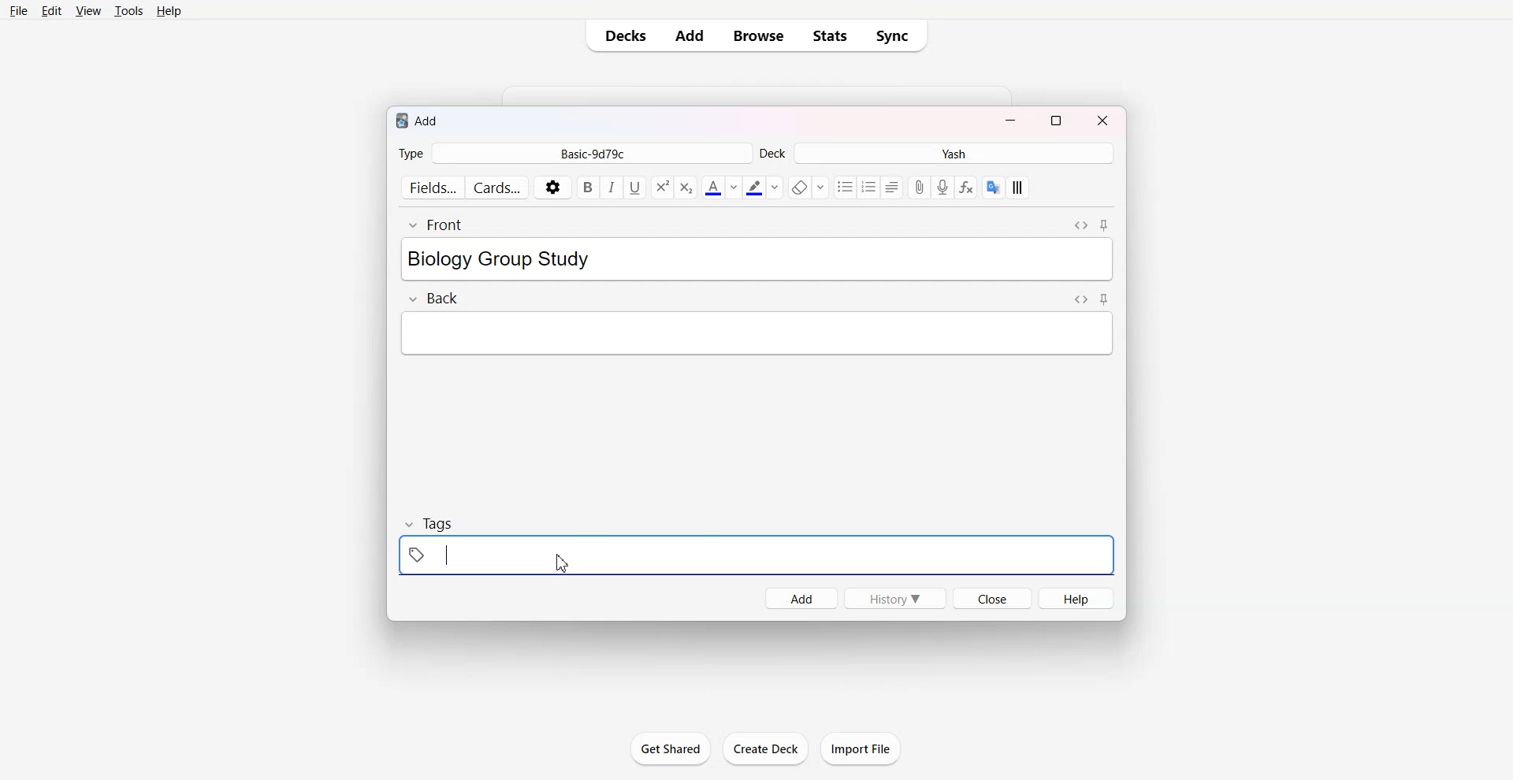 The height and width of the screenshot is (780, 1513). I want to click on Deck Yash, so click(938, 153).